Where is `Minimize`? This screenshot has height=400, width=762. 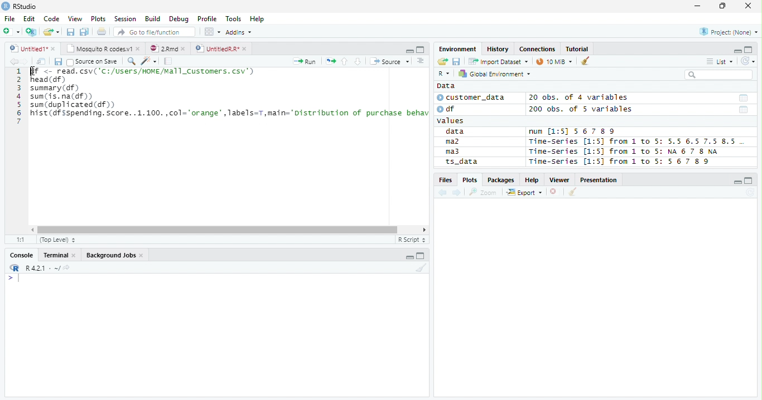
Minimize is located at coordinates (738, 183).